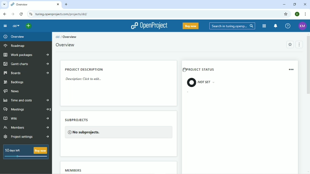 The image size is (310, 174). I want to click on 10 days left, so click(25, 152).